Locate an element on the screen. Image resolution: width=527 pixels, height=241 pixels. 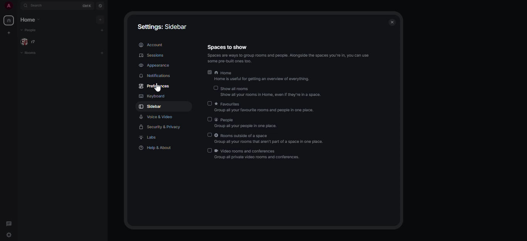
threads is located at coordinates (9, 223).